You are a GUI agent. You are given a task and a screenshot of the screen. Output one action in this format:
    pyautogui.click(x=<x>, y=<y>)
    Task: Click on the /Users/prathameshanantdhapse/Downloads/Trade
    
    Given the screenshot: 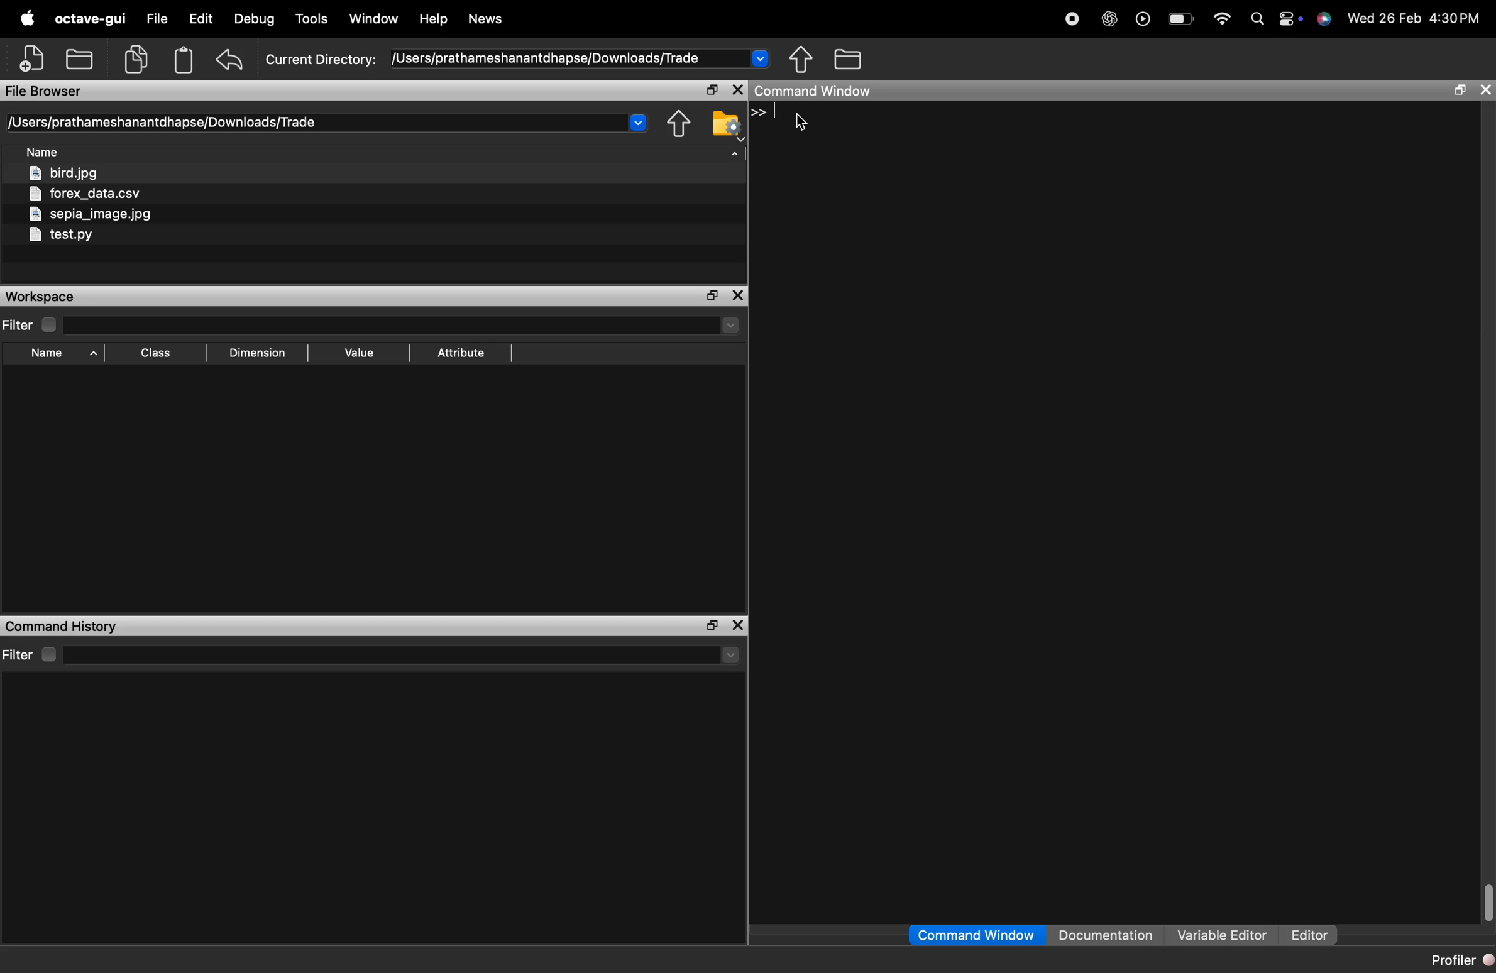 What is the action you would take?
    pyautogui.click(x=163, y=123)
    